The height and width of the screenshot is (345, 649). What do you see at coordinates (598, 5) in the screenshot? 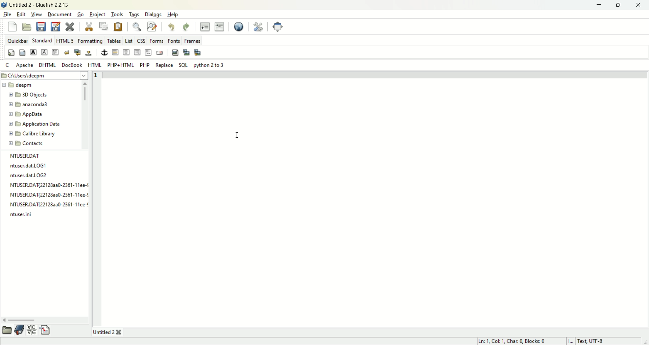
I see `minimize` at bounding box center [598, 5].